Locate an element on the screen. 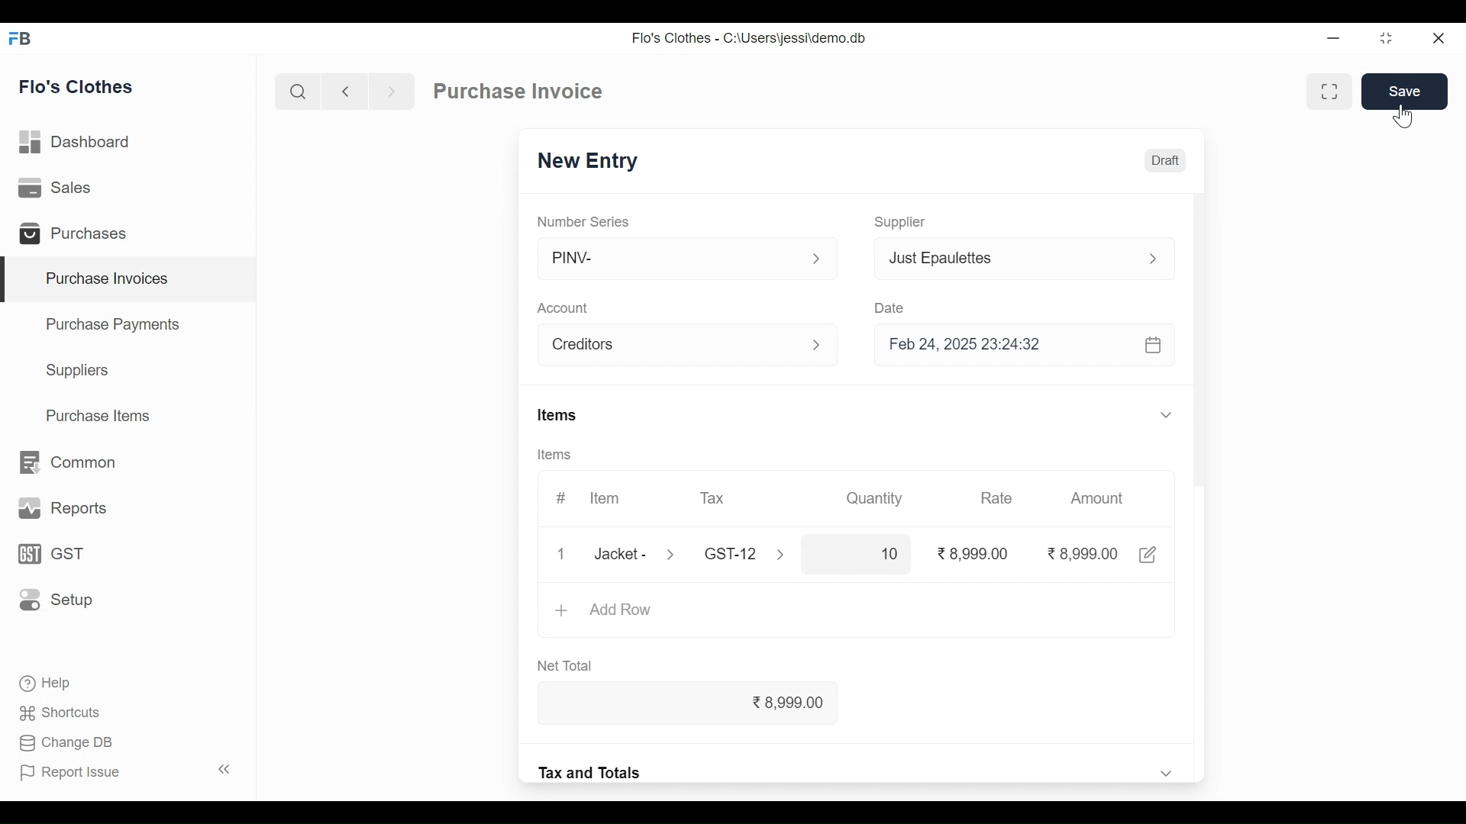 The image size is (1466, 824). Frappe Desktop icon is located at coordinates (24, 40).